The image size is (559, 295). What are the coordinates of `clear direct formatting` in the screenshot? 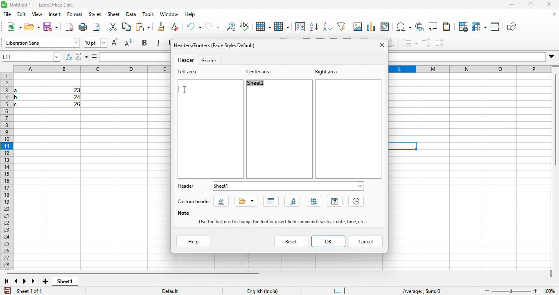 It's located at (162, 27).